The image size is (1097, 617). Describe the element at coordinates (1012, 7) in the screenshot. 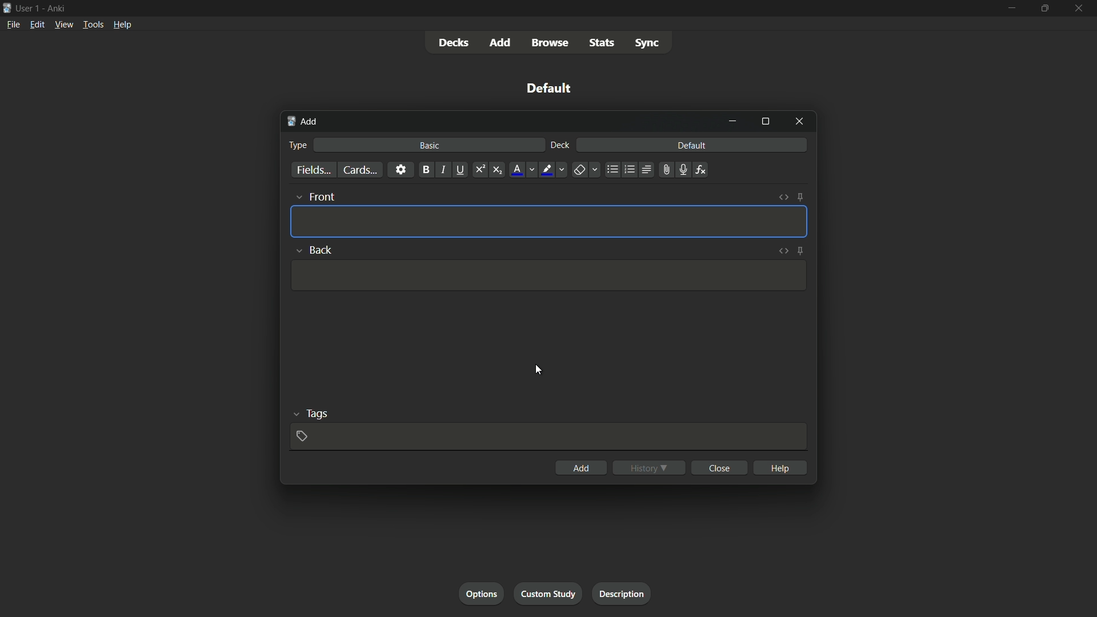

I see `minimize` at that location.